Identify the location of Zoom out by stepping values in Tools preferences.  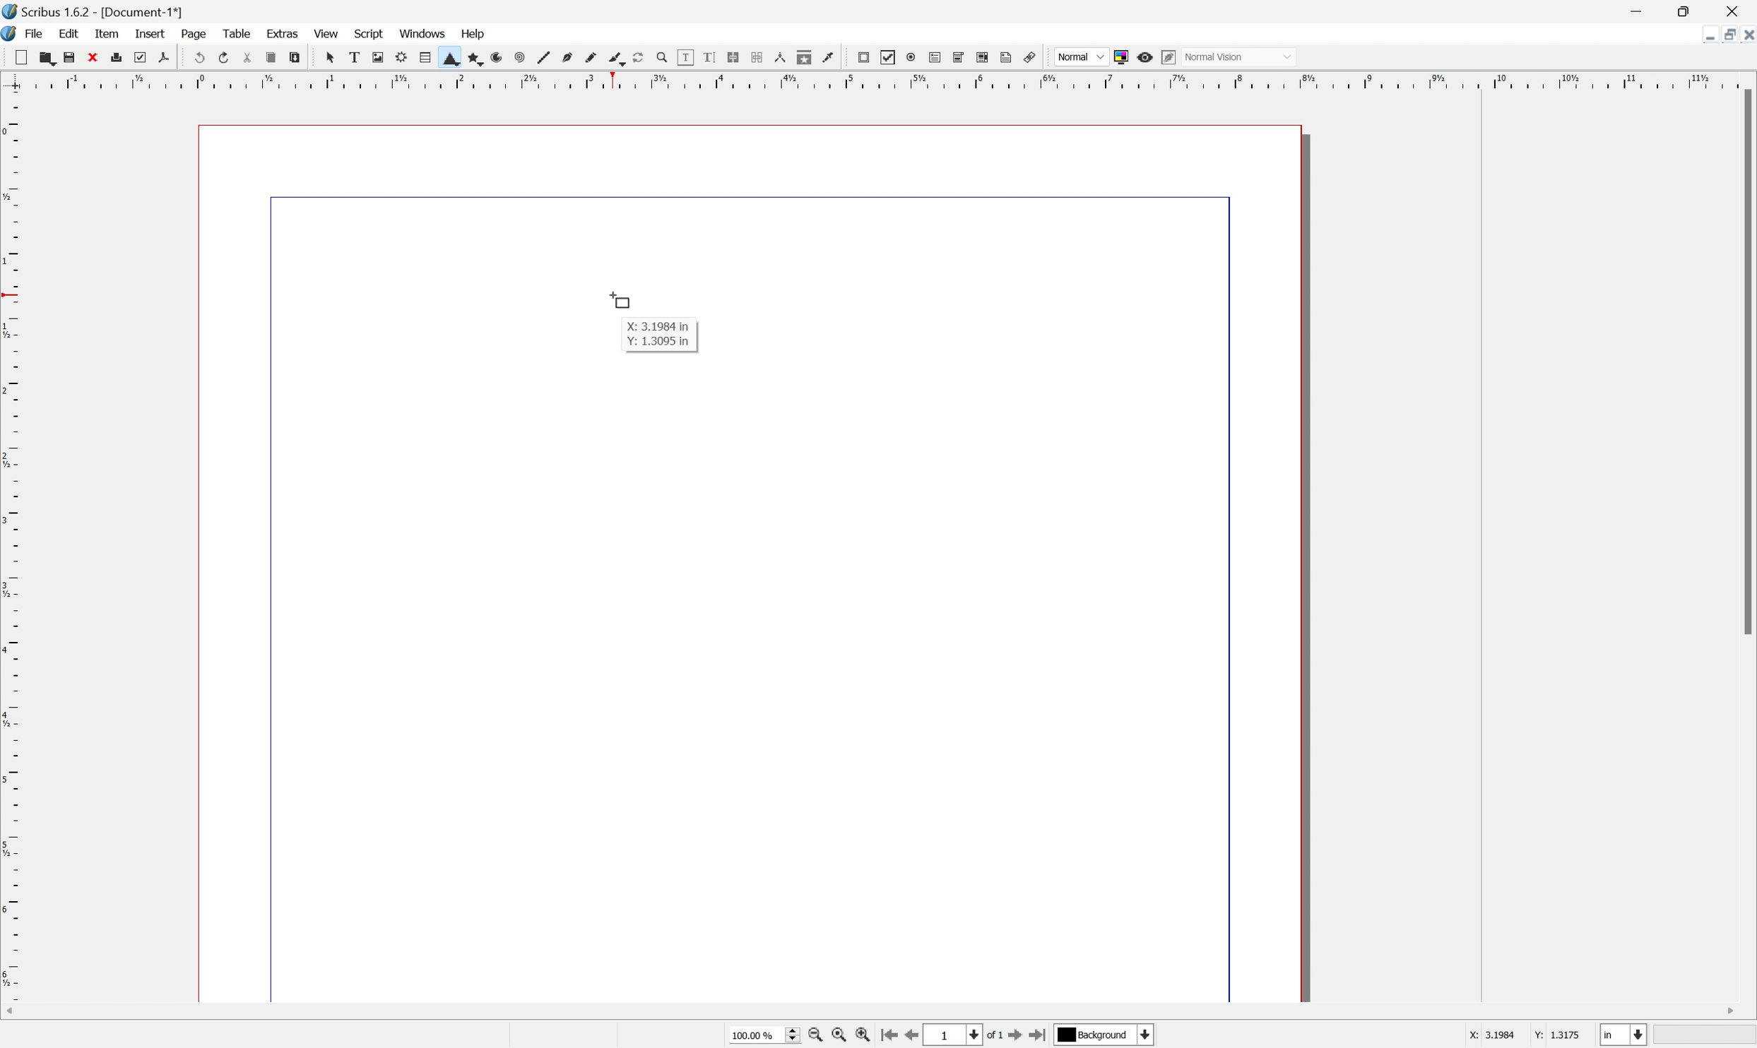
(816, 1036).